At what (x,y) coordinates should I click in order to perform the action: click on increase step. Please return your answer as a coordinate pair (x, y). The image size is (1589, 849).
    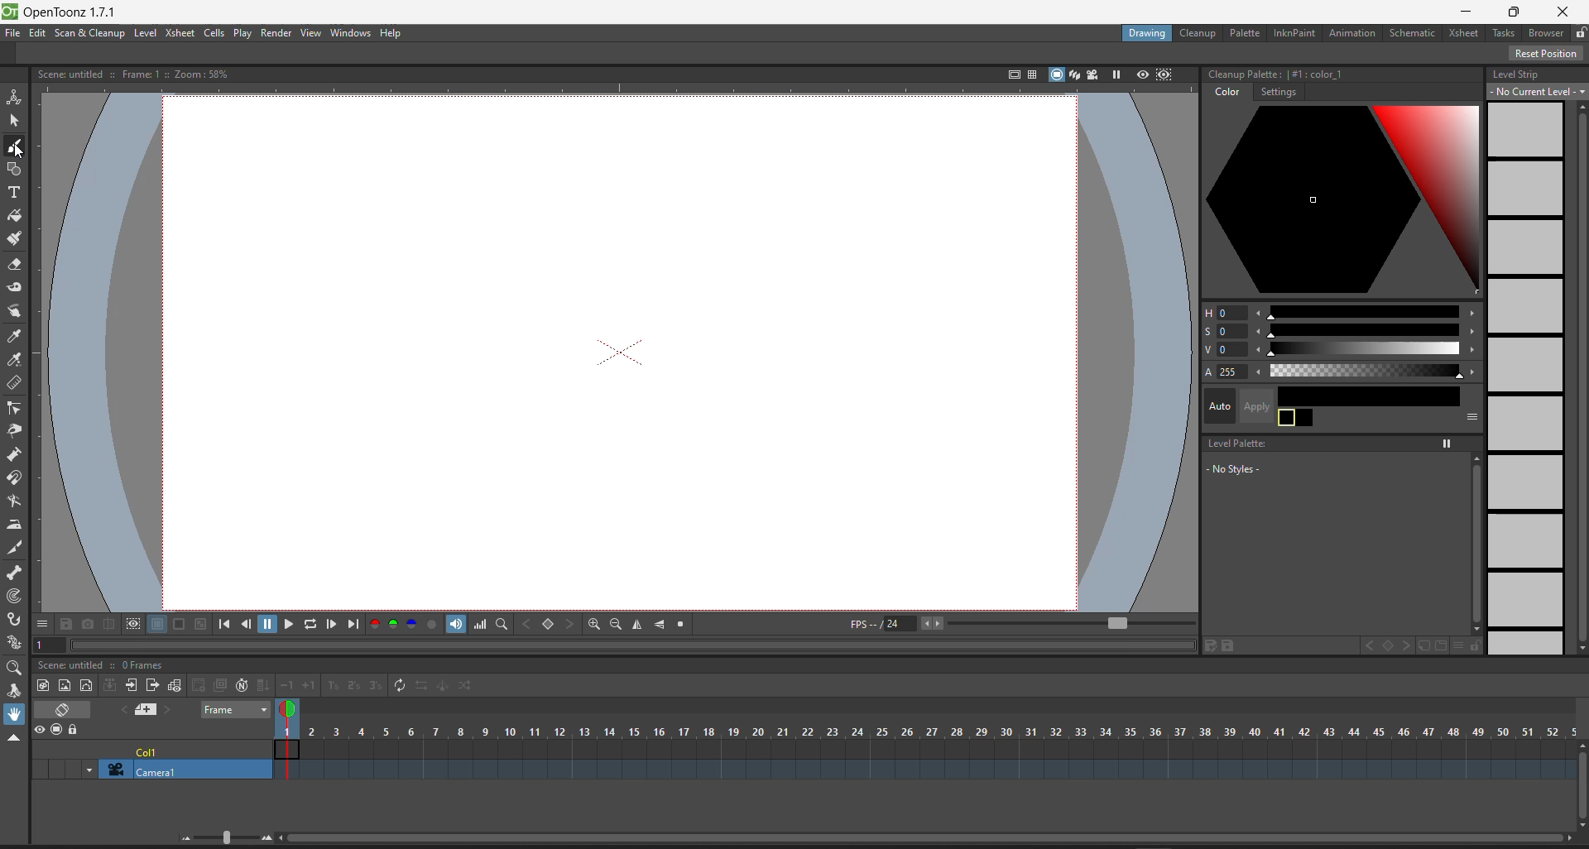
    Looking at the image, I should click on (308, 686).